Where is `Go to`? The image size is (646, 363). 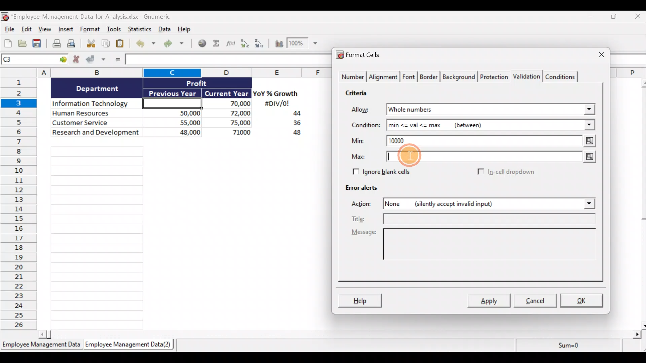
Go to is located at coordinates (63, 60).